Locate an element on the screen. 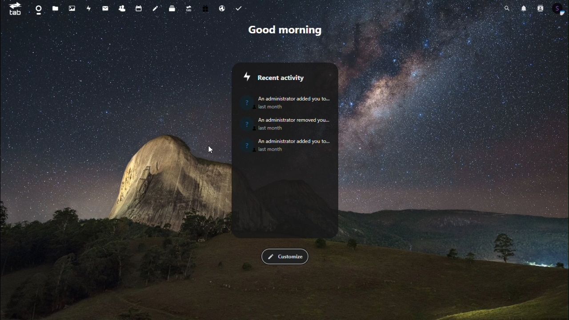  note is located at coordinates (156, 10).